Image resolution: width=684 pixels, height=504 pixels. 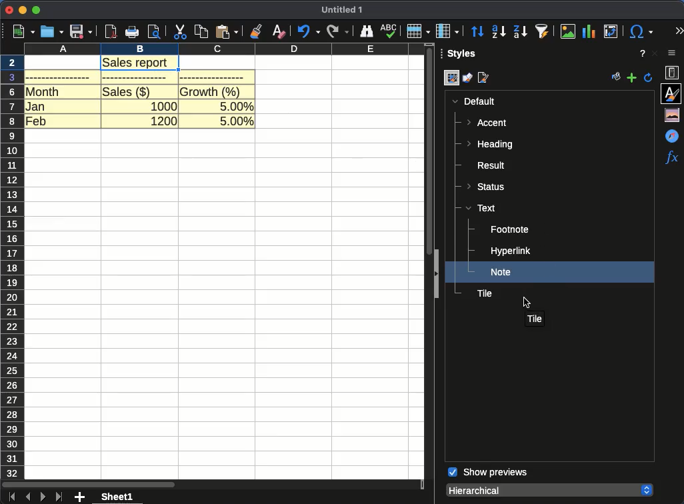 I want to click on tile, so click(x=484, y=293).